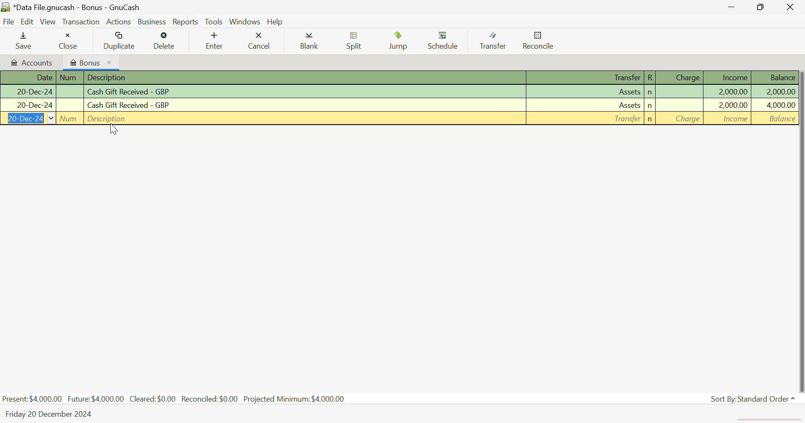 This screenshot has width=805, height=423. I want to click on Balance, so click(774, 119).